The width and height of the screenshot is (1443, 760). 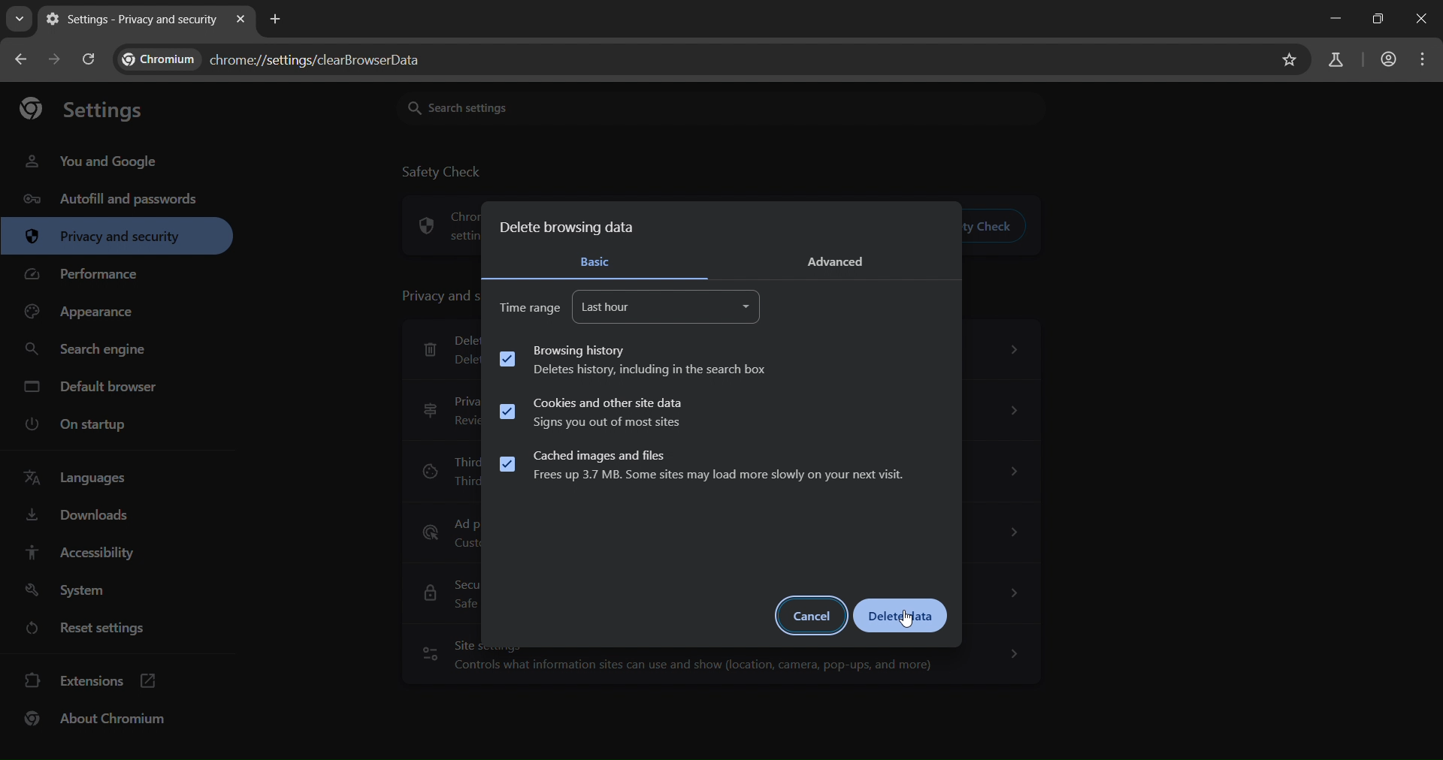 I want to click on Cookies and other site data
Signs you out of most sites, so click(x=593, y=412).